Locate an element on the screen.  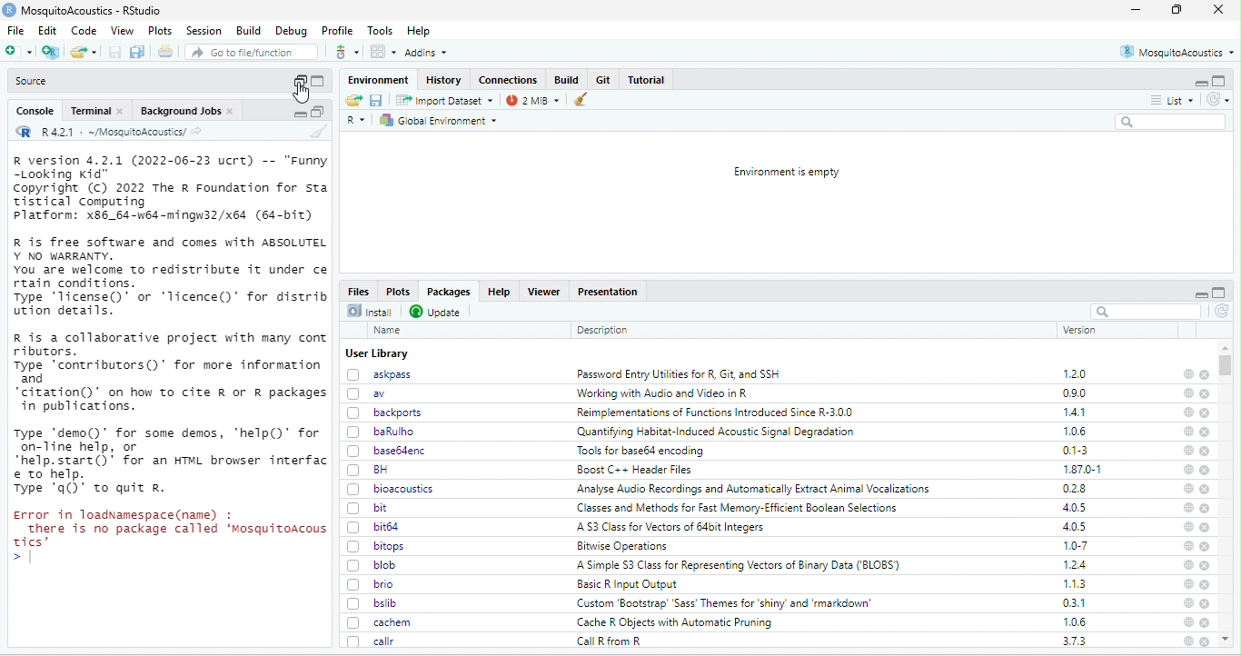
‘Quantifying Habitat-Induced Acoustic Signal Degradation is located at coordinates (716, 432).